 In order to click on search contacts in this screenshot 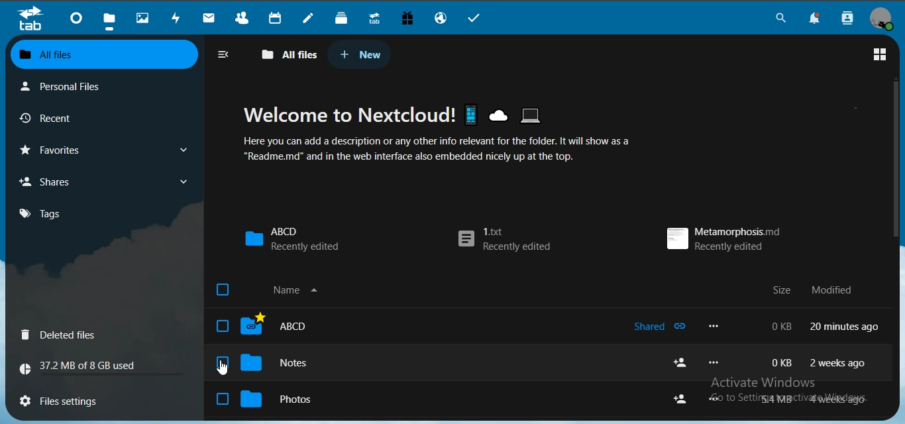, I will do `click(845, 19)`.